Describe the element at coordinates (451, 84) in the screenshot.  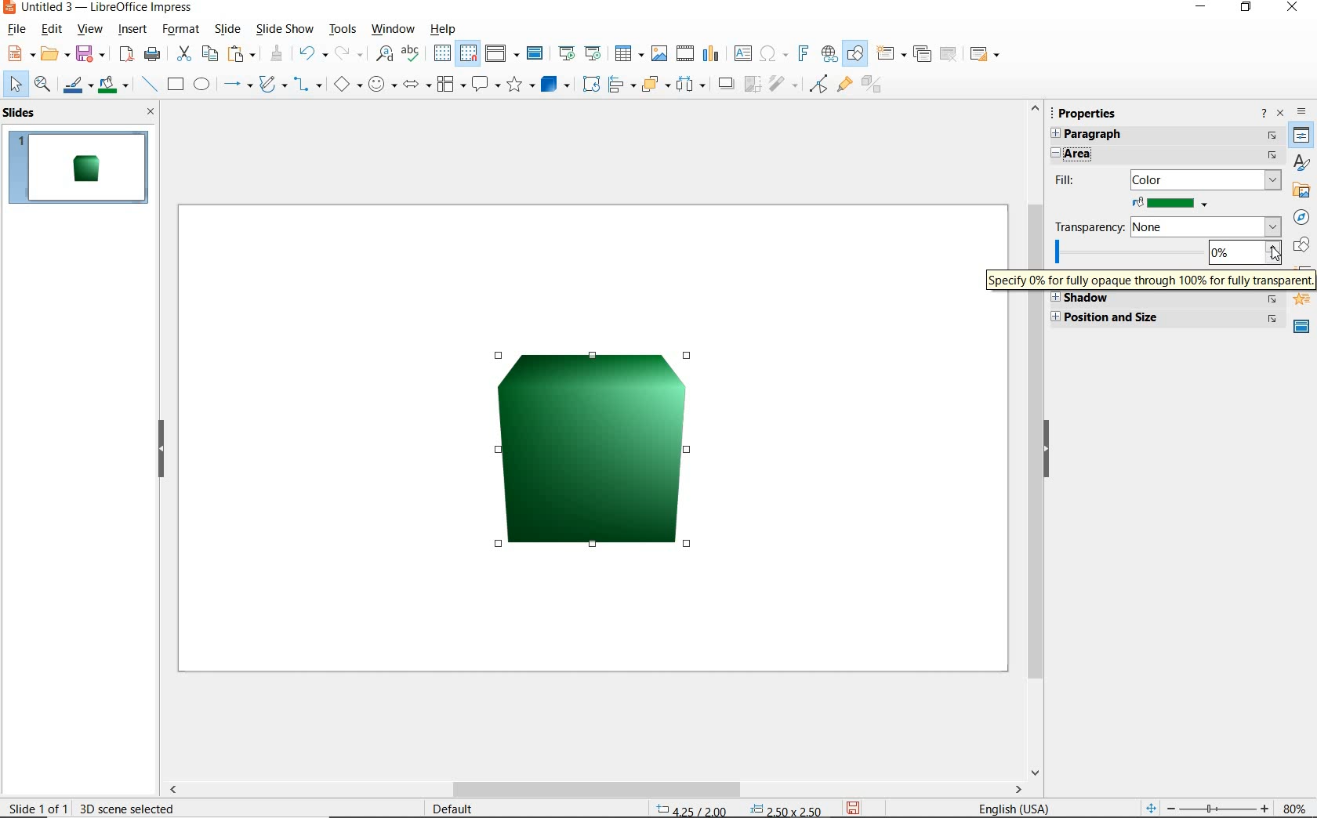
I see `flowchart` at that location.